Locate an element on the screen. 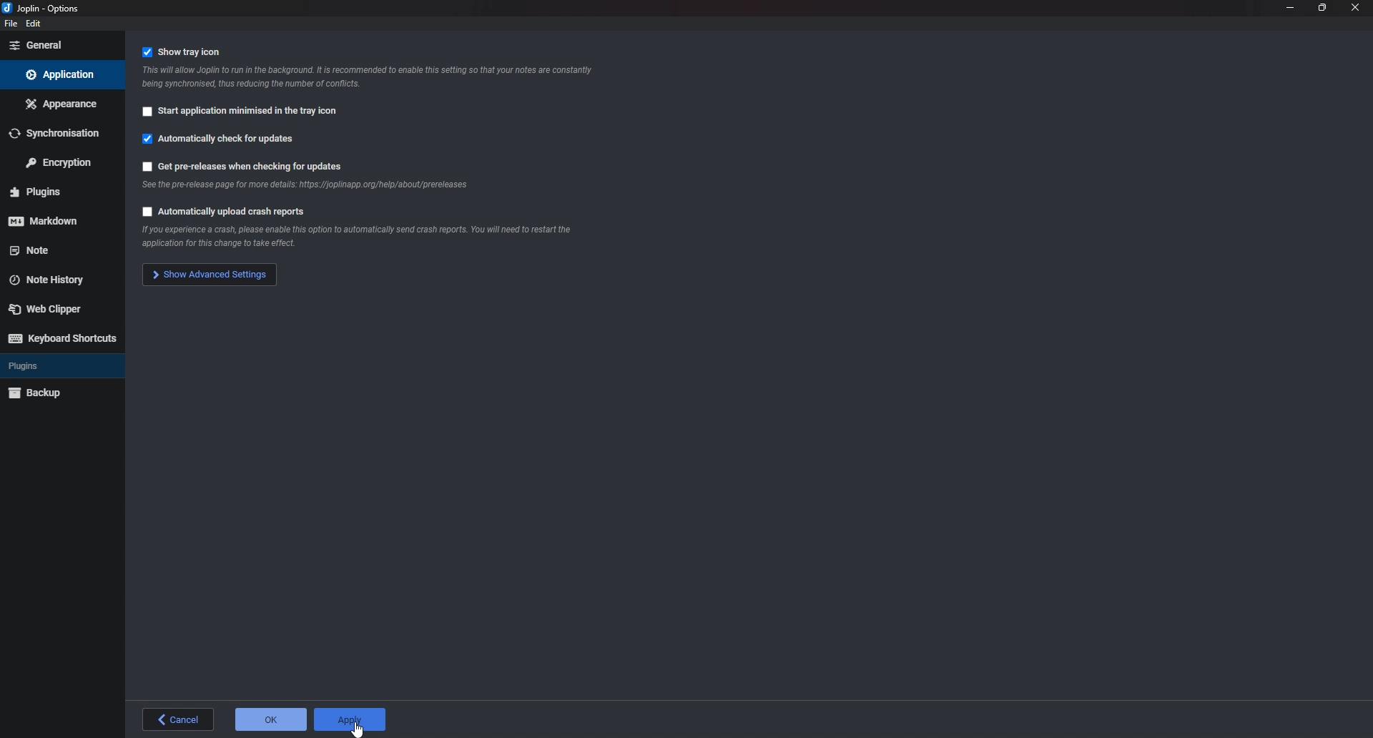 This screenshot has width=1373, height=738. Get pre releases when checking for updates is located at coordinates (249, 167).